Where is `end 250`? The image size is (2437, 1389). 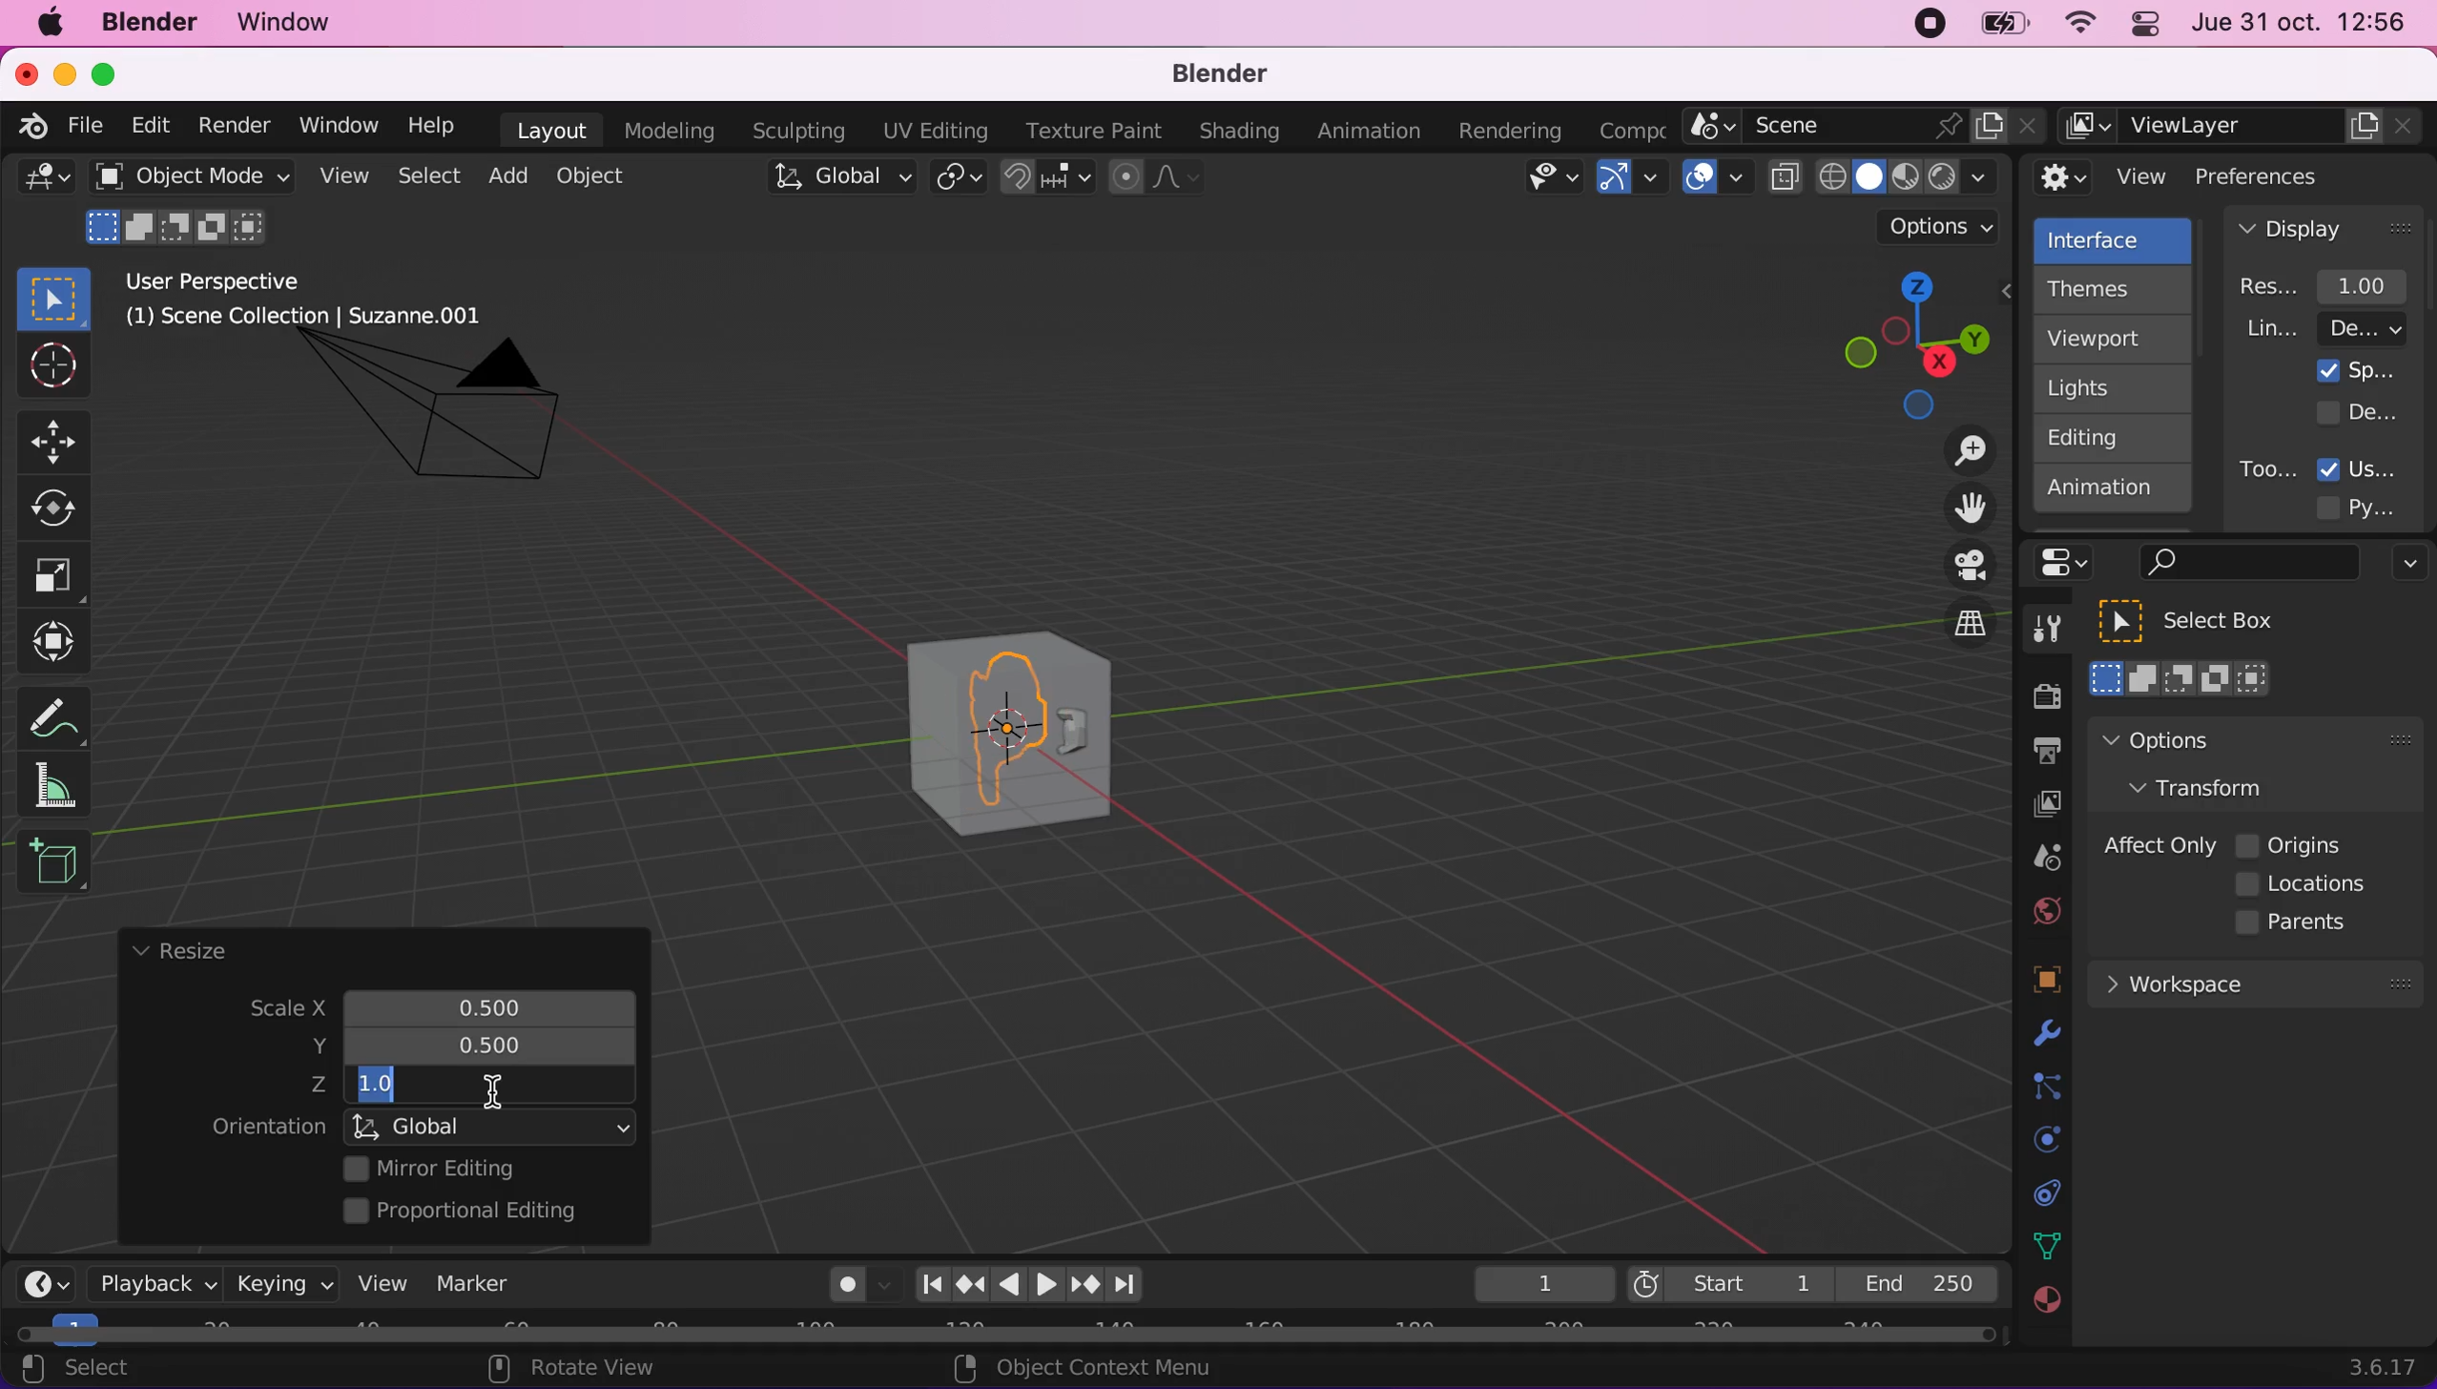 end 250 is located at coordinates (1917, 1282).